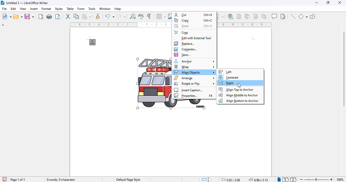 The width and height of the screenshot is (346, 182). I want to click on minimize, so click(317, 3).